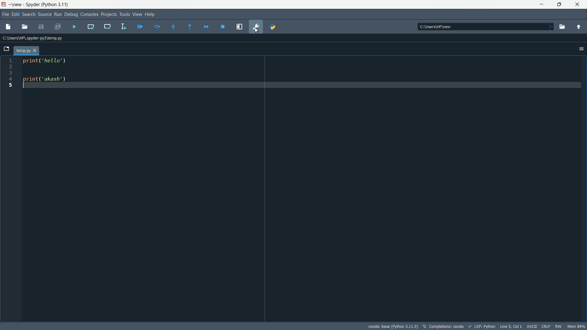 The image size is (587, 330). Describe the element at coordinates (531, 326) in the screenshot. I see `file encoding` at that location.